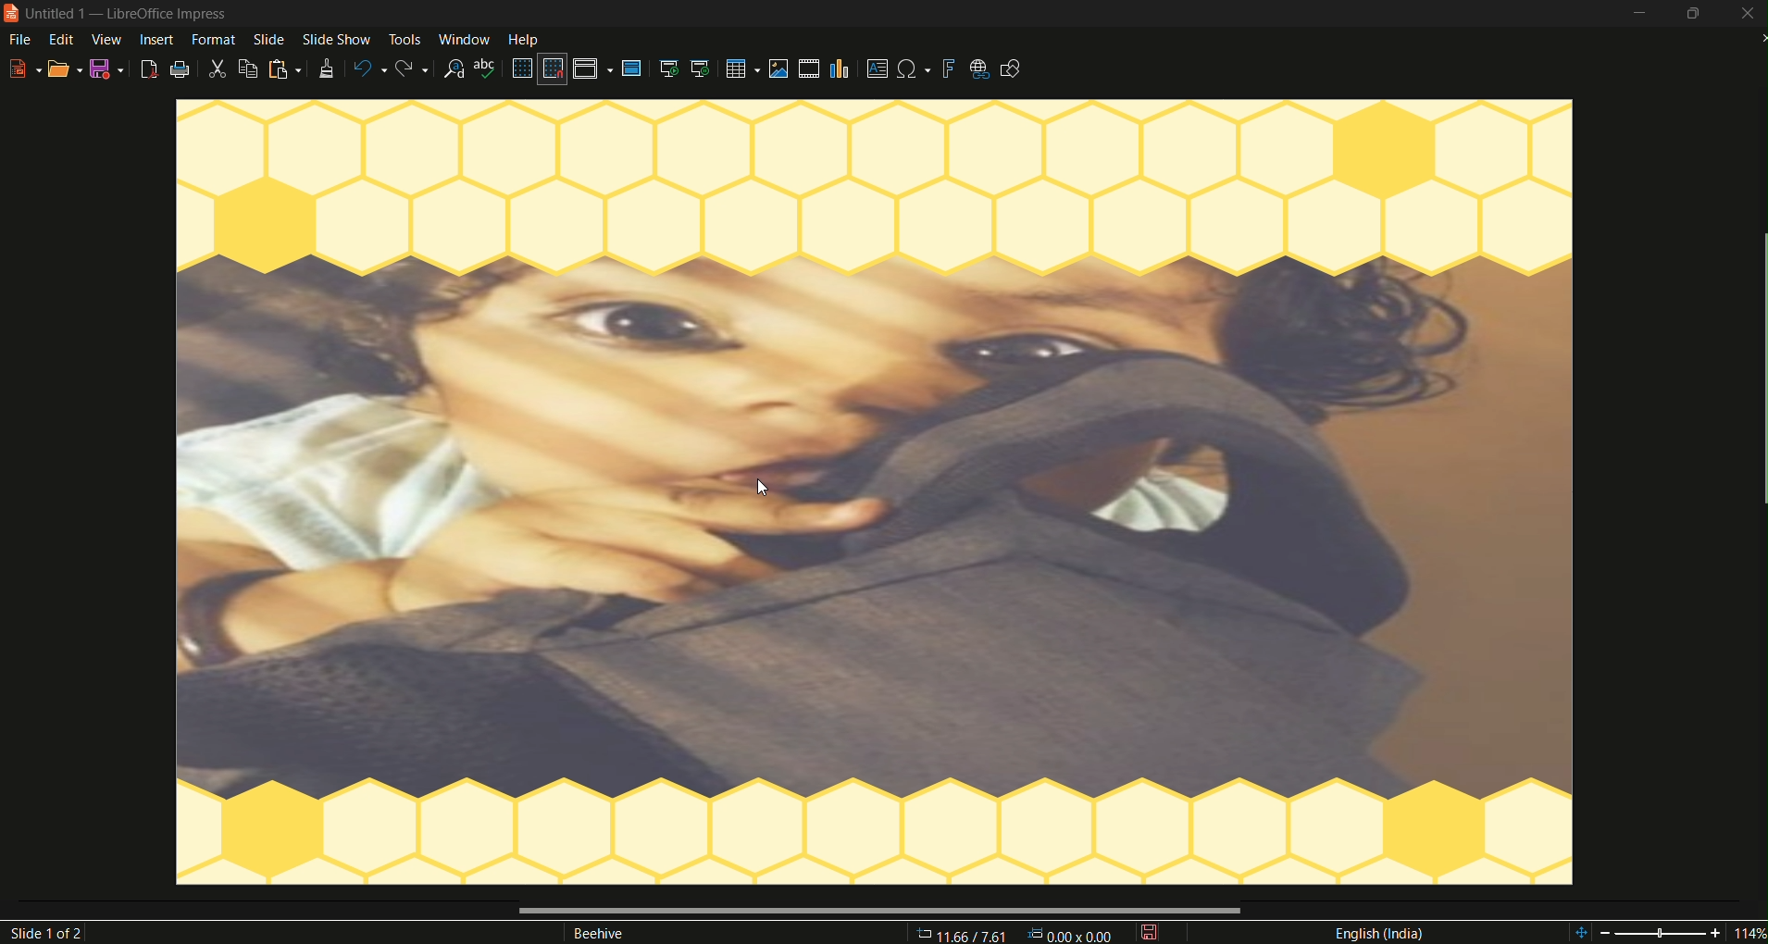 This screenshot has height=944, width=1768. Describe the element at coordinates (210, 39) in the screenshot. I see `format` at that location.